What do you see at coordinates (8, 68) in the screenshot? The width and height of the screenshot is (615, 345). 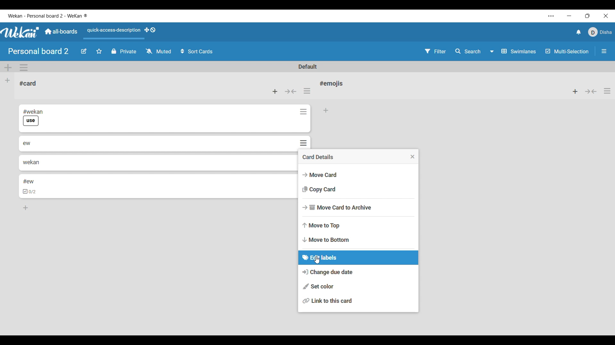 I see `Add swimlane` at bounding box center [8, 68].